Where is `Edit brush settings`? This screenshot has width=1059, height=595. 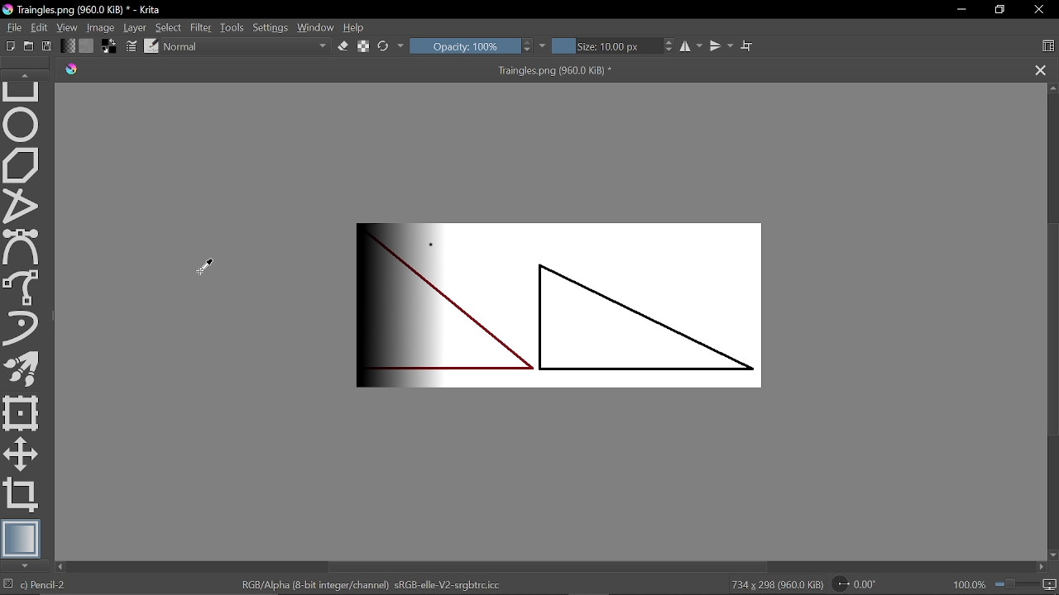 Edit brush settings is located at coordinates (130, 45).